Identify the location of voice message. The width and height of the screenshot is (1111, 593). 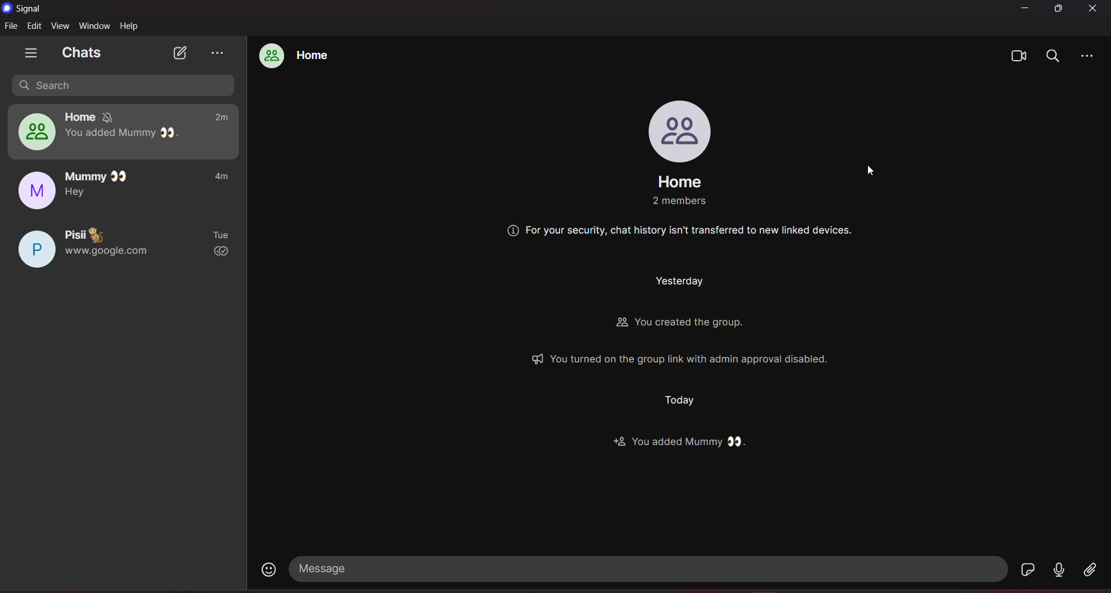
(1058, 570).